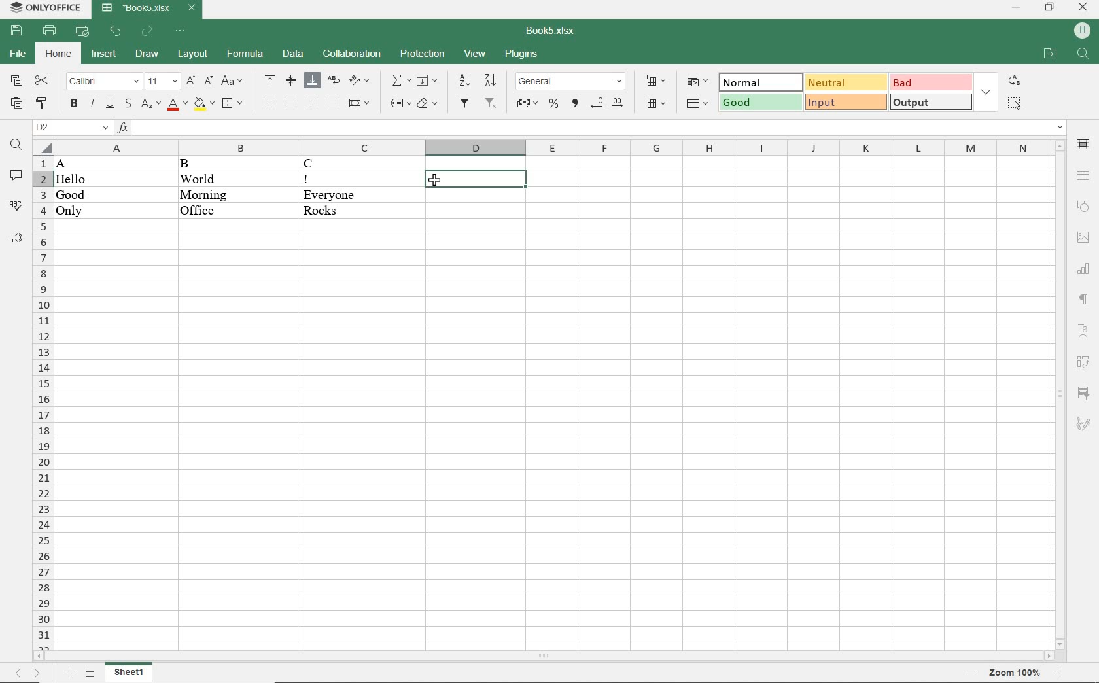 The width and height of the screenshot is (1099, 683). Describe the element at coordinates (205, 105) in the screenshot. I see `fill color` at that location.